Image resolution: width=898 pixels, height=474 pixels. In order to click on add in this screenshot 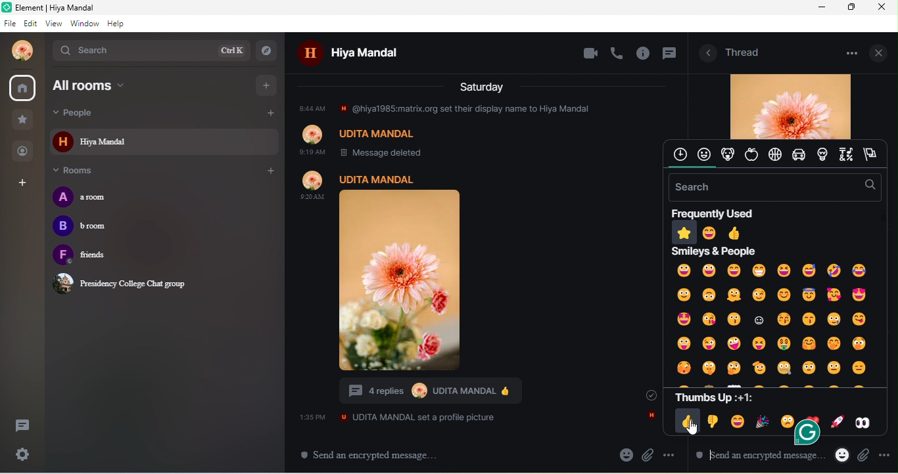, I will do `click(268, 84)`.